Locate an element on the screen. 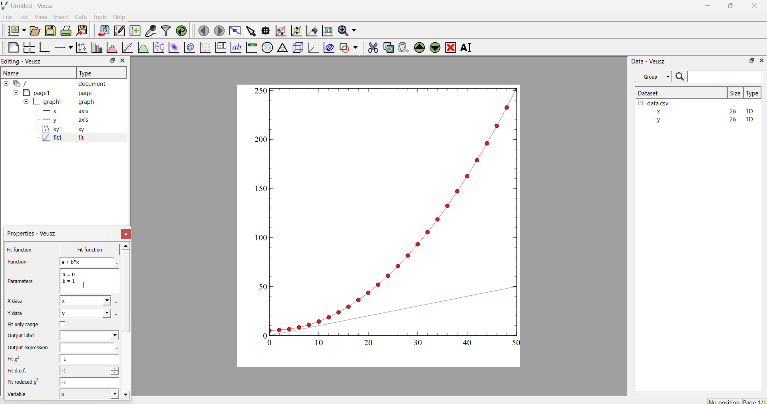 The width and height of the screenshot is (767, 404). Zoom functions menu is located at coordinates (346, 30).